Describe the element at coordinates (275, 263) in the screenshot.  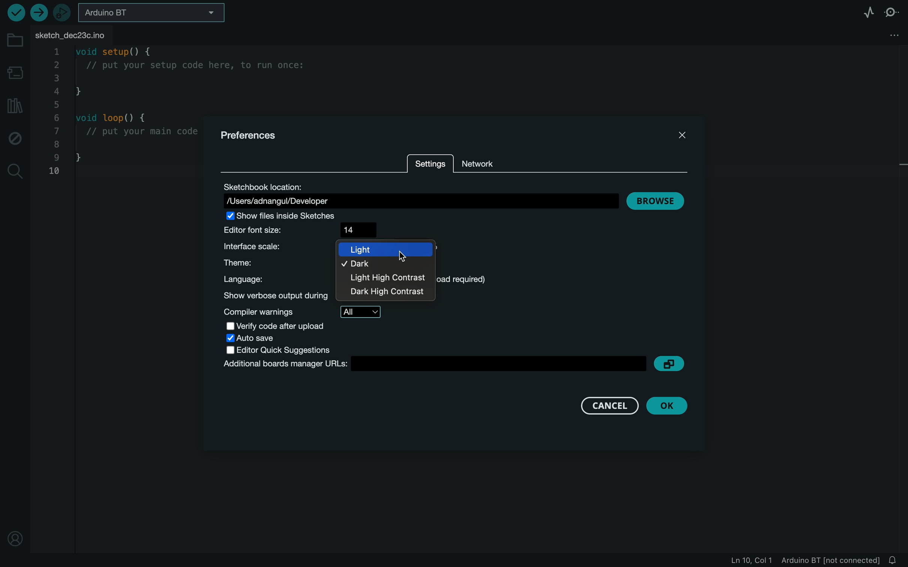
I see `theme` at that location.